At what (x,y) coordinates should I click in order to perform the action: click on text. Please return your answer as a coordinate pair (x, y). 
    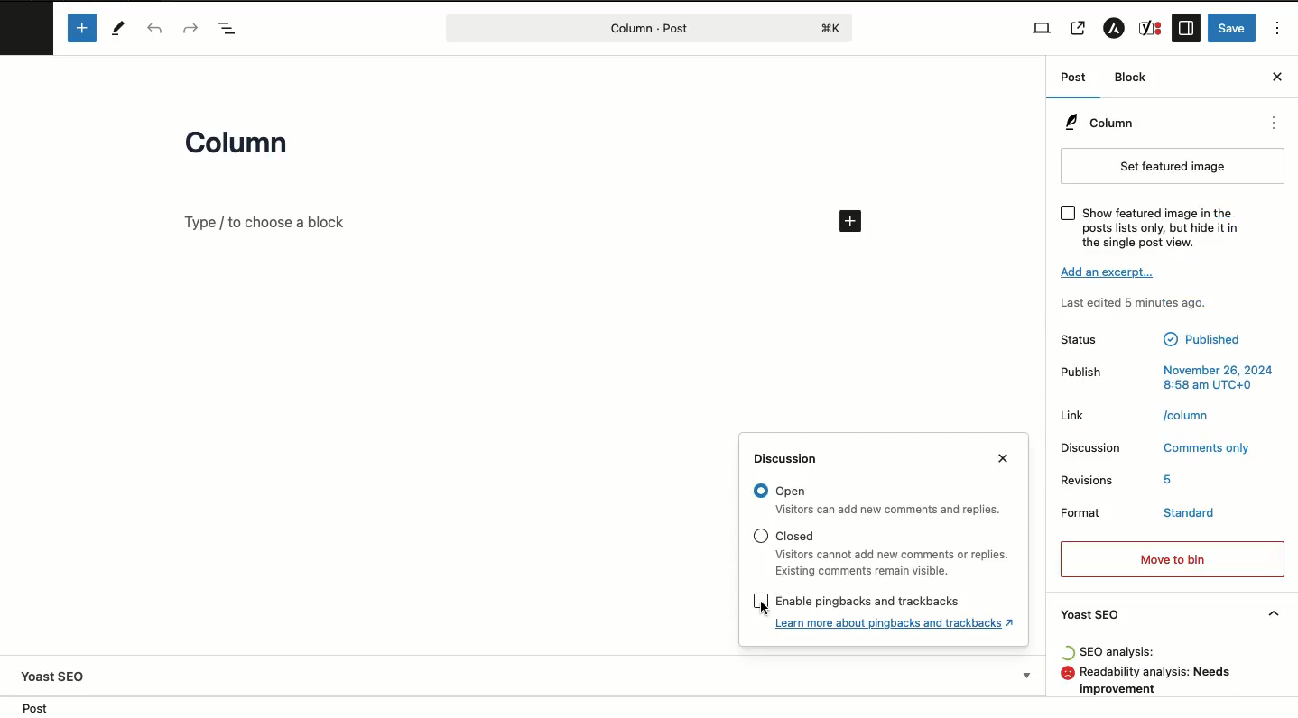
    Looking at the image, I should click on (1119, 652).